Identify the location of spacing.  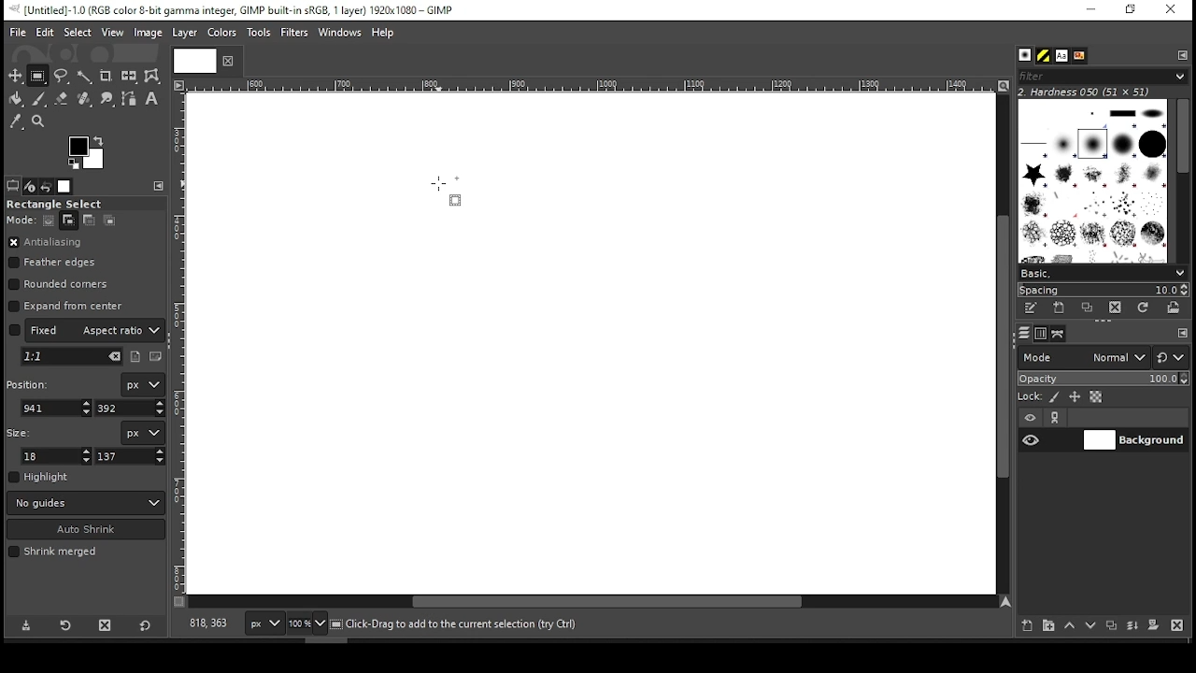
(1103, 290).